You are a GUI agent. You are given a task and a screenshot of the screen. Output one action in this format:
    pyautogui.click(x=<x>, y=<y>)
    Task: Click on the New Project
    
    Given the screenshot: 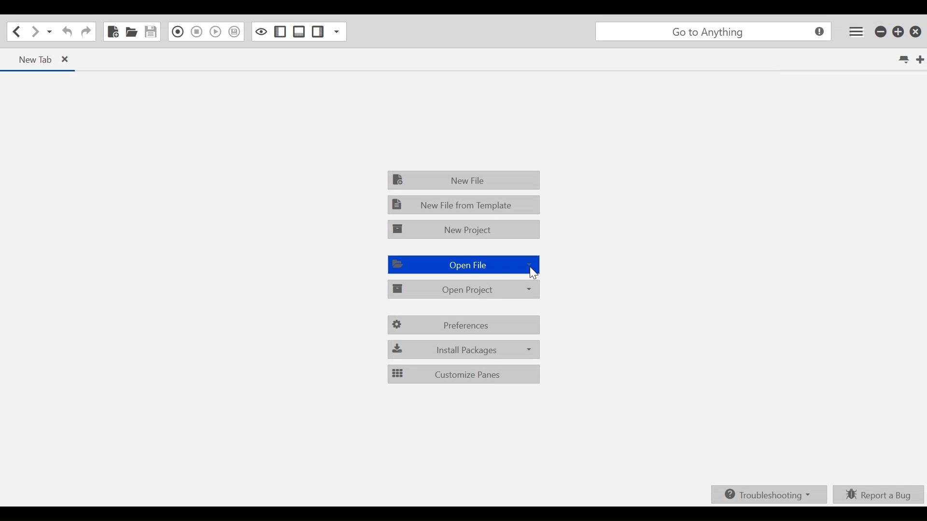 What is the action you would take?
    pyautogui.click(x=464, y=228)
    